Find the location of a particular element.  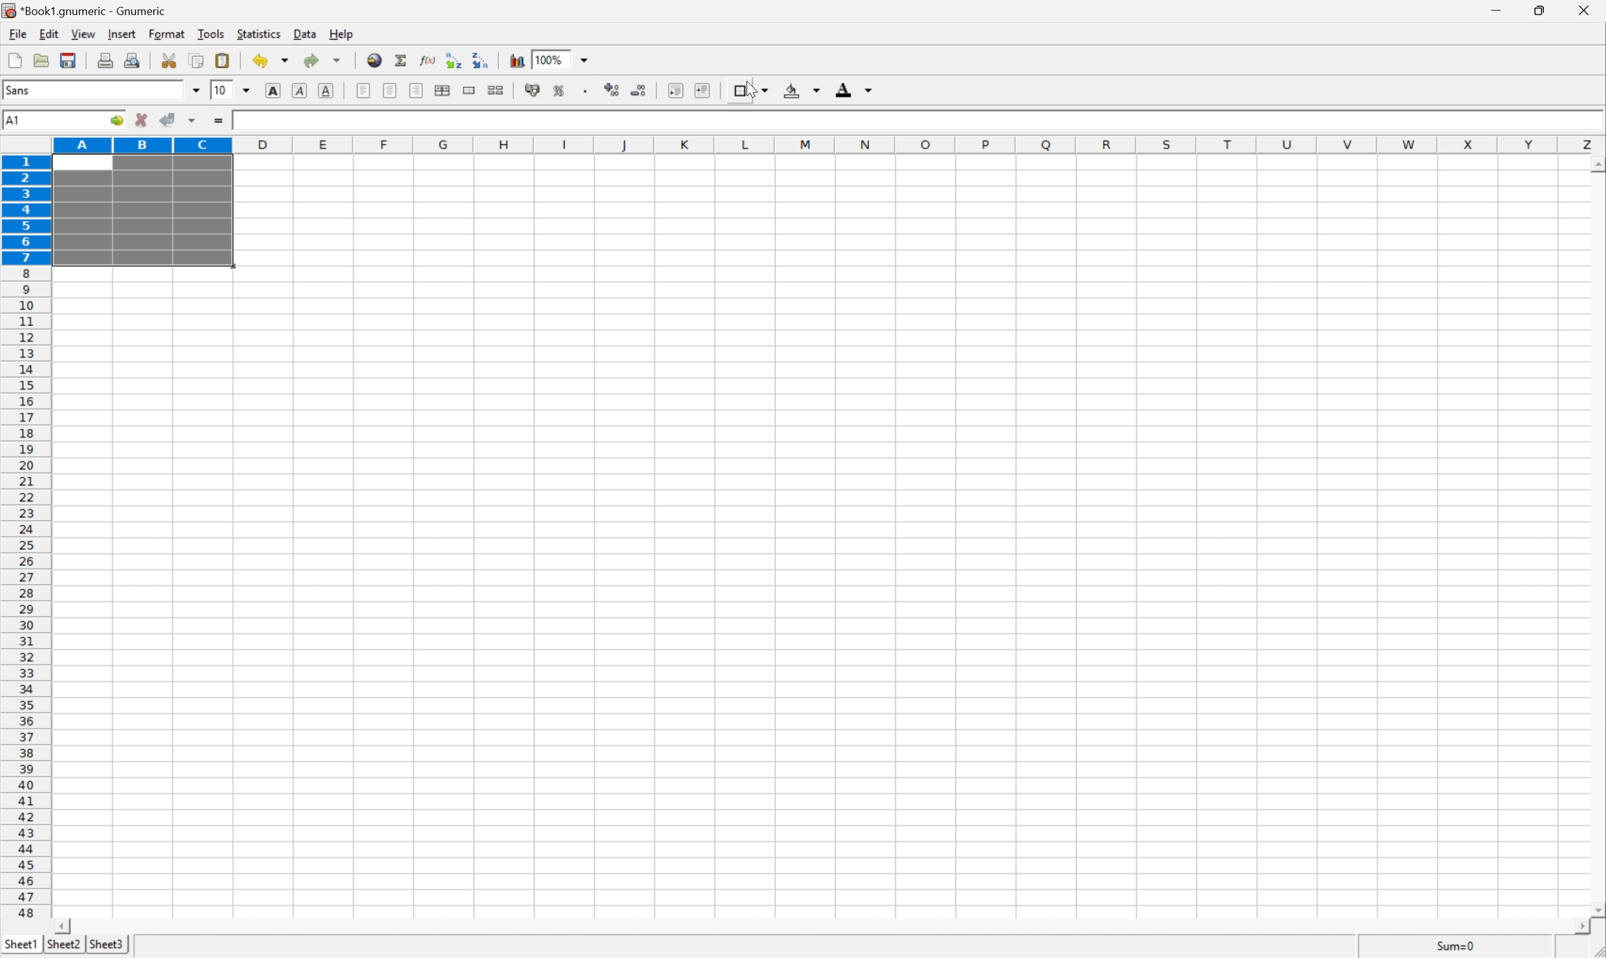

insert chart is located at coordinates (515, 59).